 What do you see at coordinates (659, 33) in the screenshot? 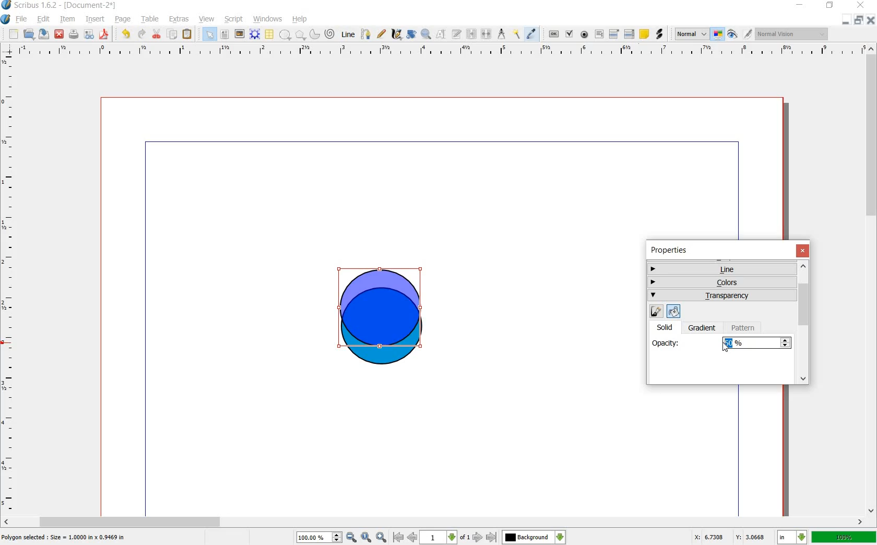
I see `link annotation` at bounding box center [659, 33].